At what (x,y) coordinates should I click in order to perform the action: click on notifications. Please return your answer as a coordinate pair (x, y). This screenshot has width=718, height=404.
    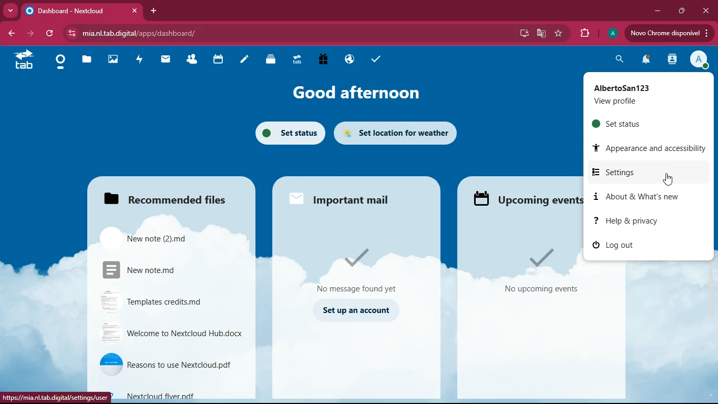
    Looking at the image, I should click on (646, 60).